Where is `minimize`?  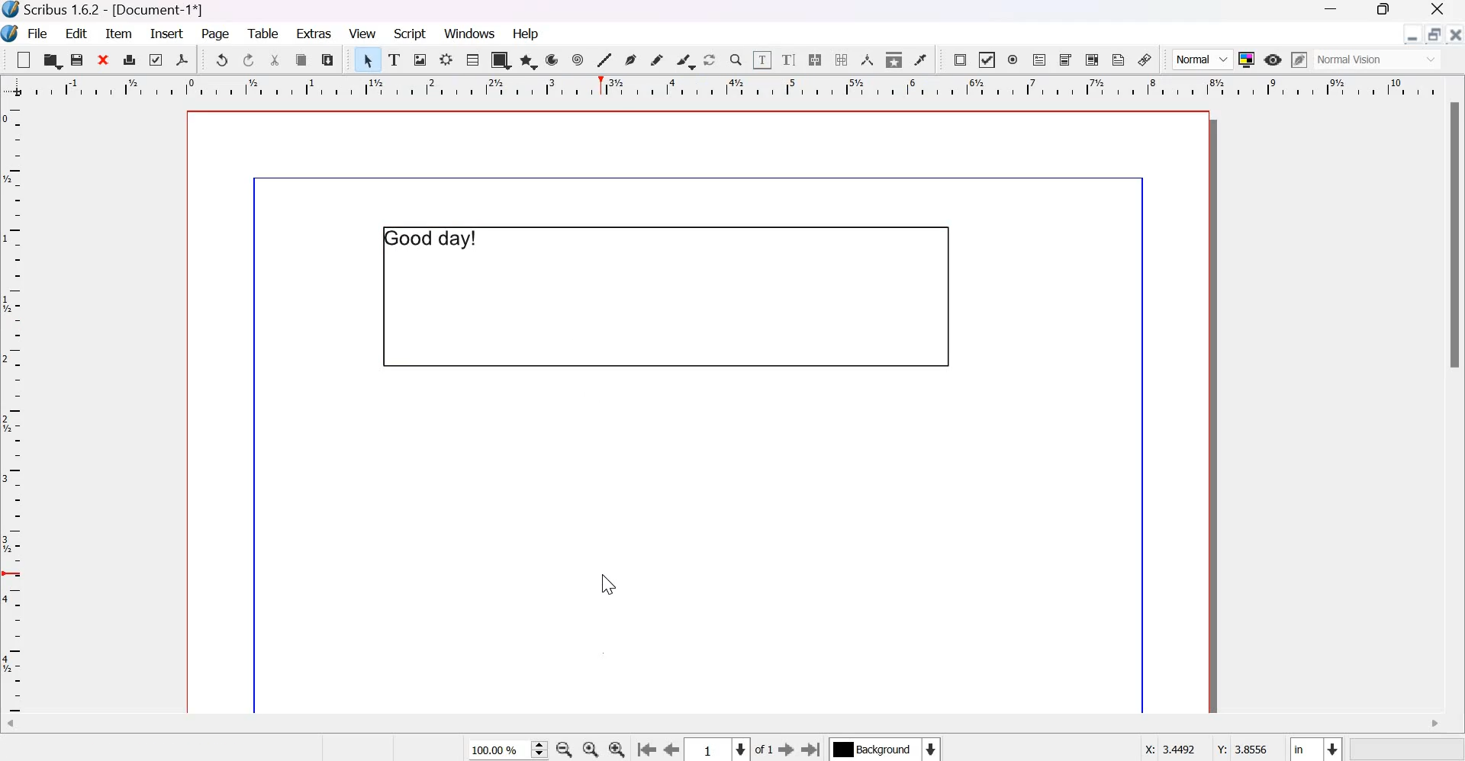 minimize is located at coordinates (1413, 34).